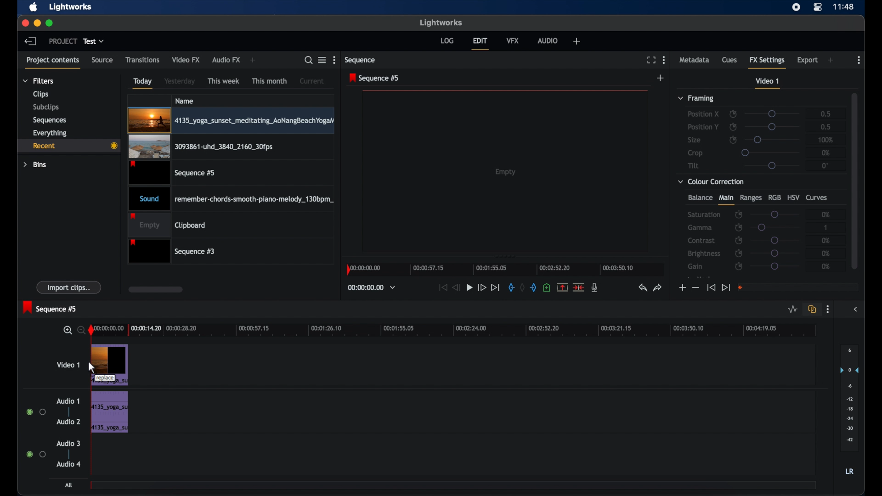 Image resolution: width=882 pixels, height=496 pixels. Describe the element at coordinates (775, 197) in the screenshot. I see `rgb` at that location.